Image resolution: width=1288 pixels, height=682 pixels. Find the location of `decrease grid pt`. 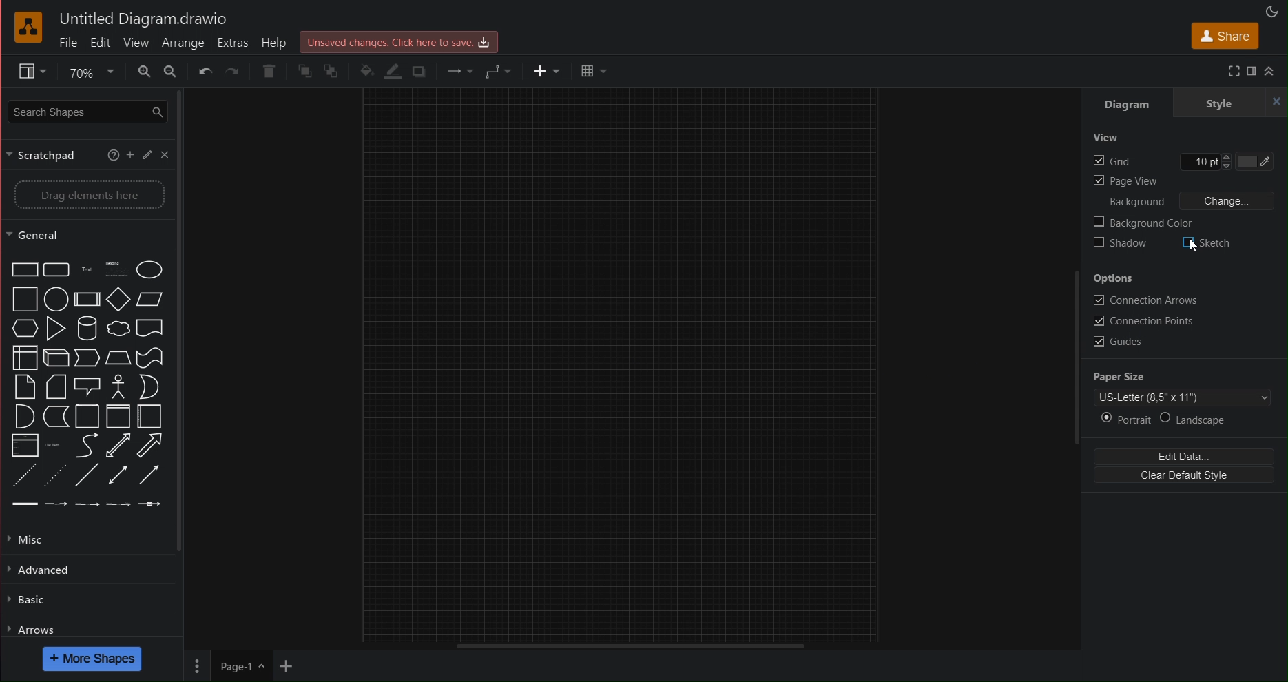

decrease grid pt is located at coordinates (1227, 167).